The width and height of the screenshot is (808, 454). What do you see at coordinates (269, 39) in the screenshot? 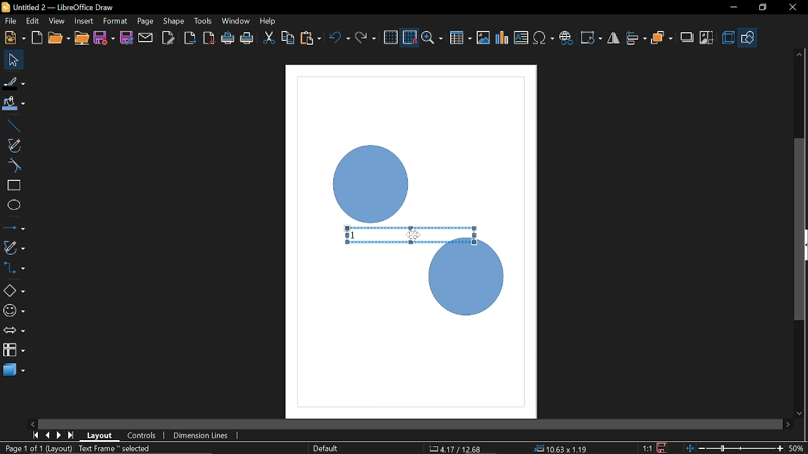
I see `Cut` at bounding box center [269, 39].